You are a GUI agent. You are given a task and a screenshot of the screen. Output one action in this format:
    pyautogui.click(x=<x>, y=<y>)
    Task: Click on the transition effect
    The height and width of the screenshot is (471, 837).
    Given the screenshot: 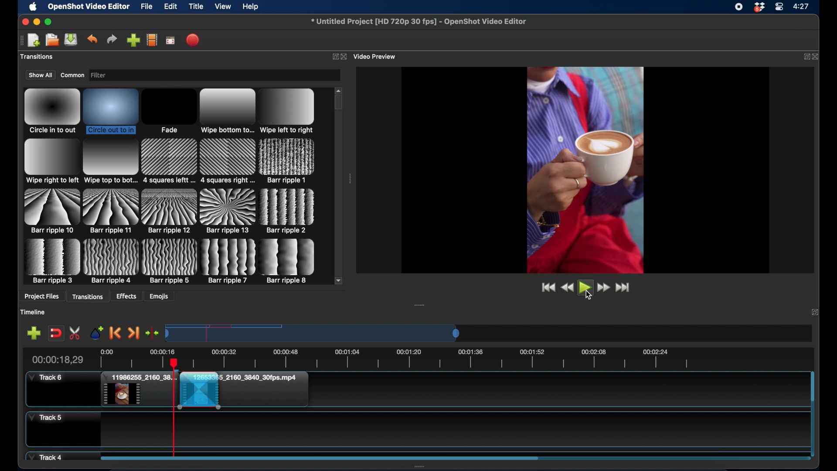 What is the action you would take?
    pyautogui.click(x=199, y=390)
    